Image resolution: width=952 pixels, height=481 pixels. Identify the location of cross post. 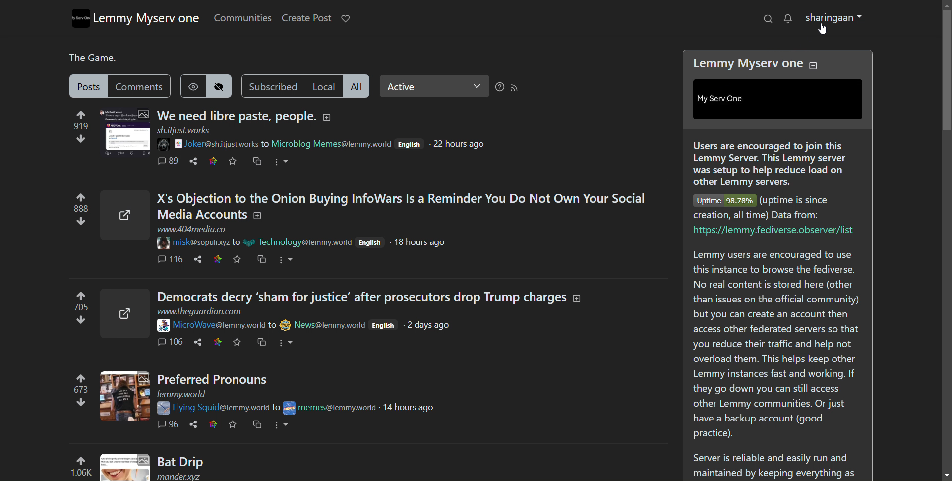
(260, 425).